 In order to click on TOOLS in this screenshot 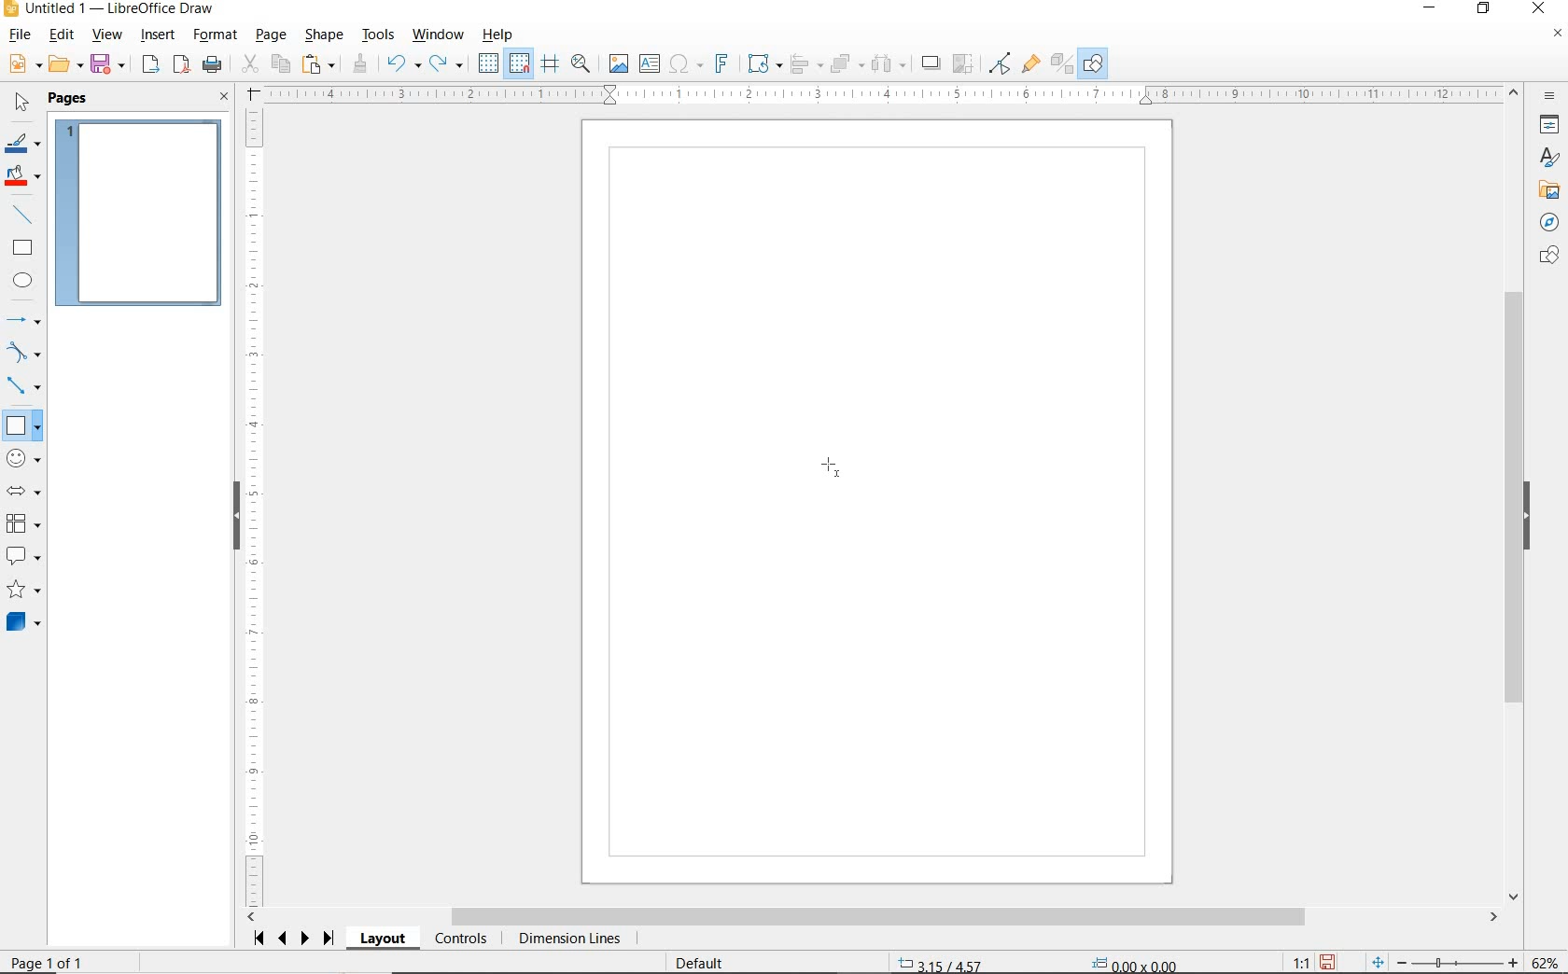, I will do `click(380, 36)`.